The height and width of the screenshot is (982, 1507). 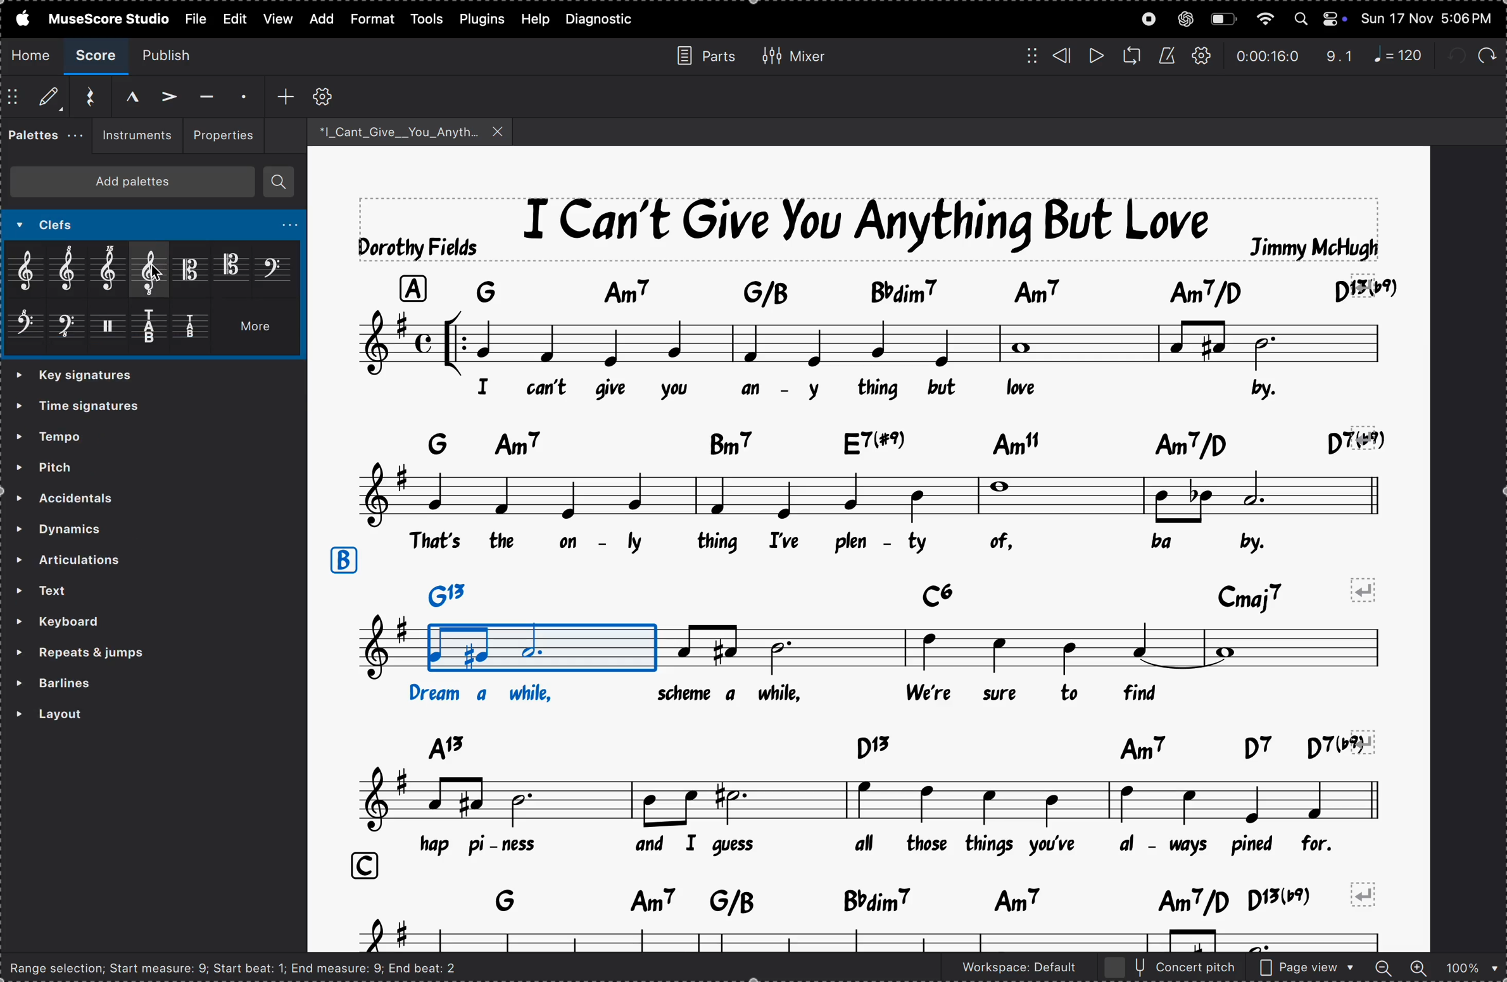 I want to click on wifi, so click(x=1263, y=20).